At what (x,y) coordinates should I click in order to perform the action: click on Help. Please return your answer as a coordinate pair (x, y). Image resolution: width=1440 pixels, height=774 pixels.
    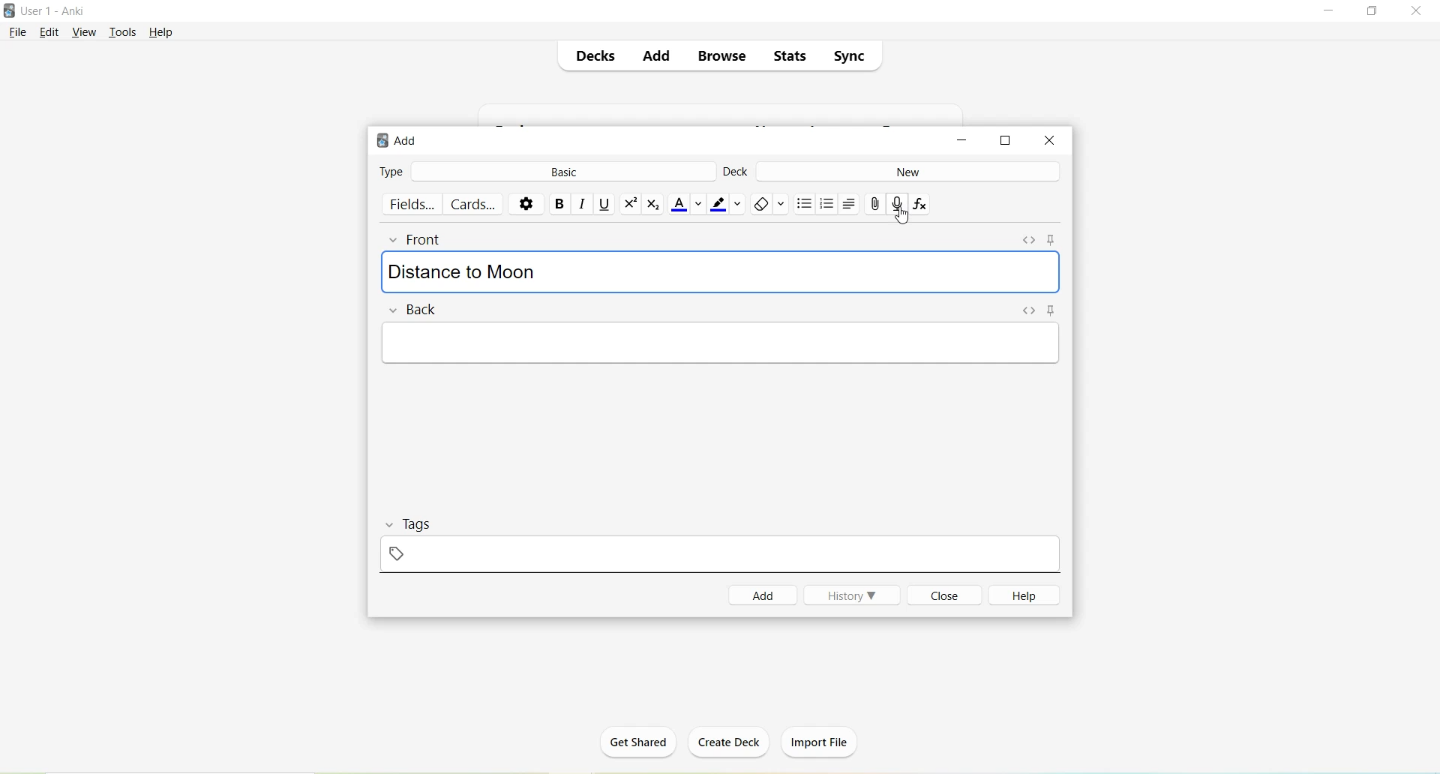
    Looking at the image, I should click on (1020, 595).